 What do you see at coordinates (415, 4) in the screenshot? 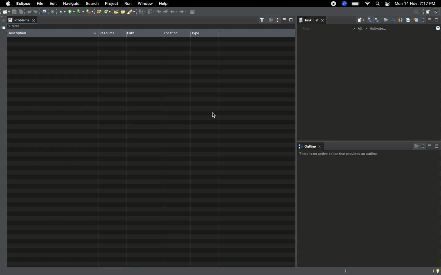
I see `Date/time` at bounding box center [415, 4].